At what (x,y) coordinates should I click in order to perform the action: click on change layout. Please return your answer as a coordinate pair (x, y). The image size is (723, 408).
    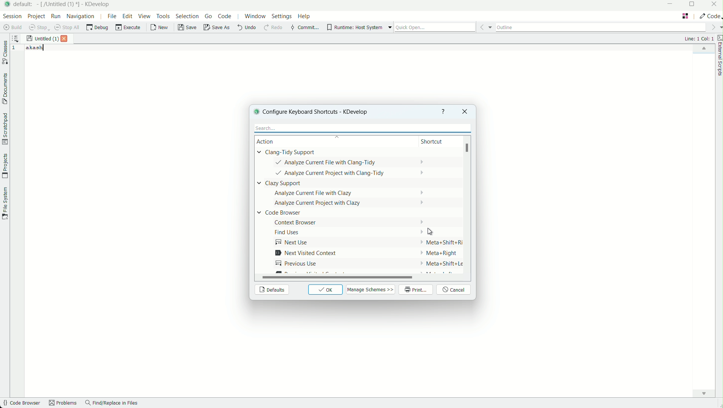
    Looking at the image, I should click on (685, 16).